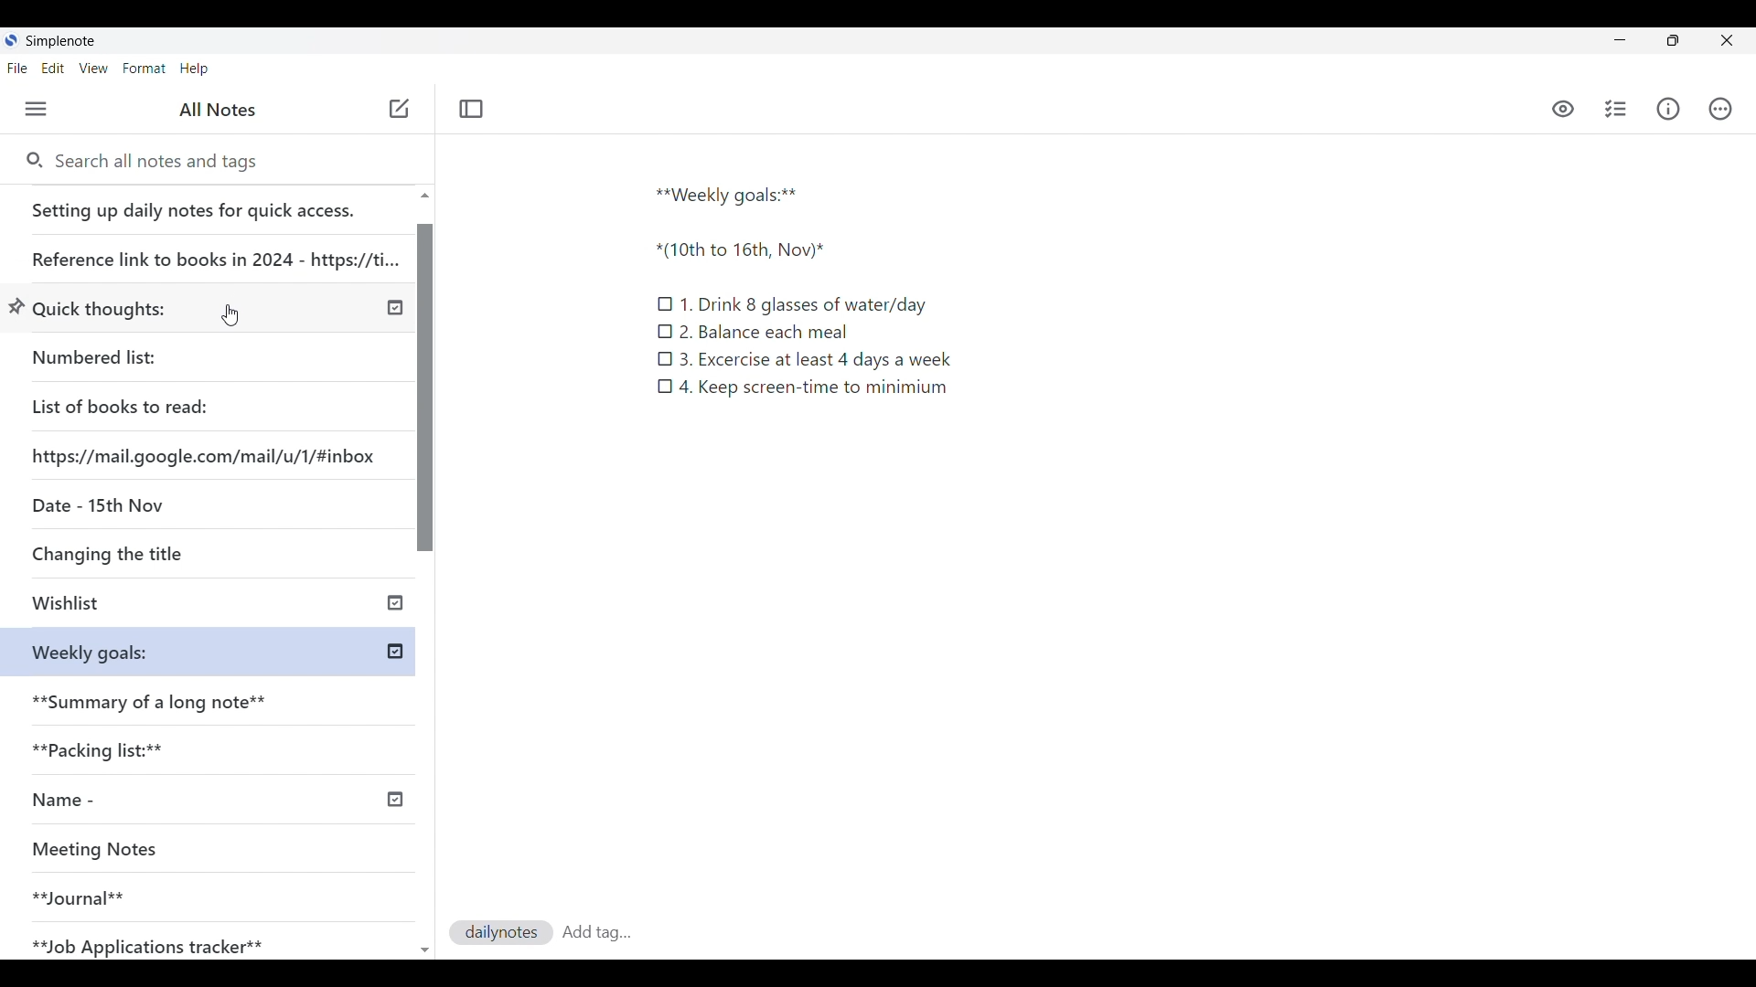 The image size is (1756, 987). Describe the element at coordinates (157, 942) in the screenshot. I see `Job Application tracker` at that location.